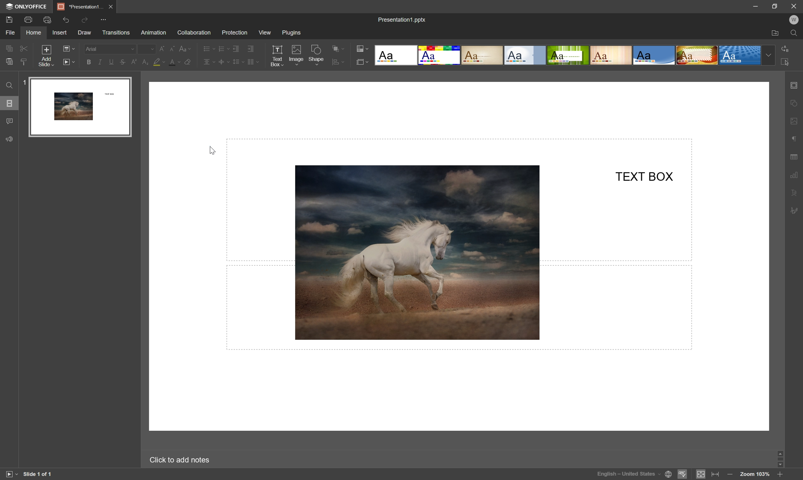 The image size is (803, 480). Describe the element at coordinates (38, 475) in the screenshot. I see `slide 1 of 1` at that location.